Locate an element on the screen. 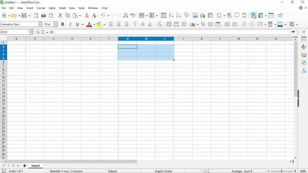 Image resolution: width=308 pixels, height=173 pixels. Close is located at coordinates (303, 2).